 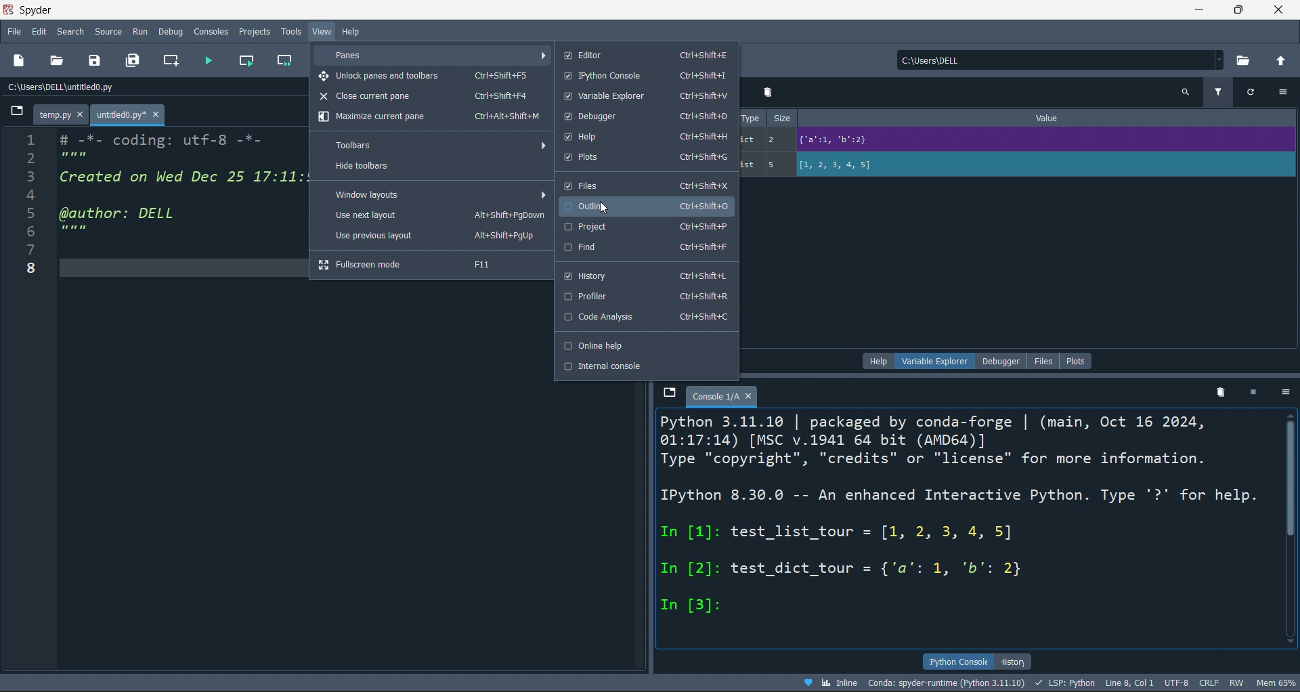 I want to click on save, so click(x=95, y=62).